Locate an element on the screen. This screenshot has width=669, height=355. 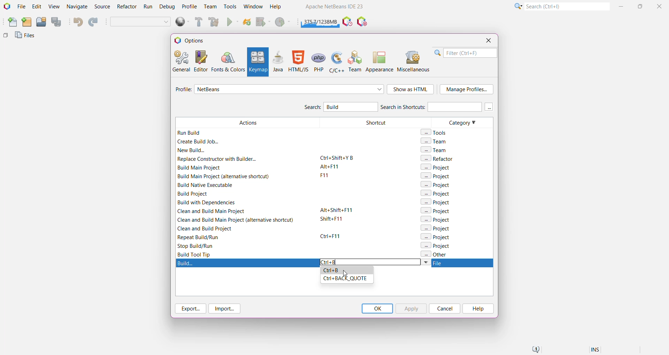
Shortcut is located at coordinates (372, 188).